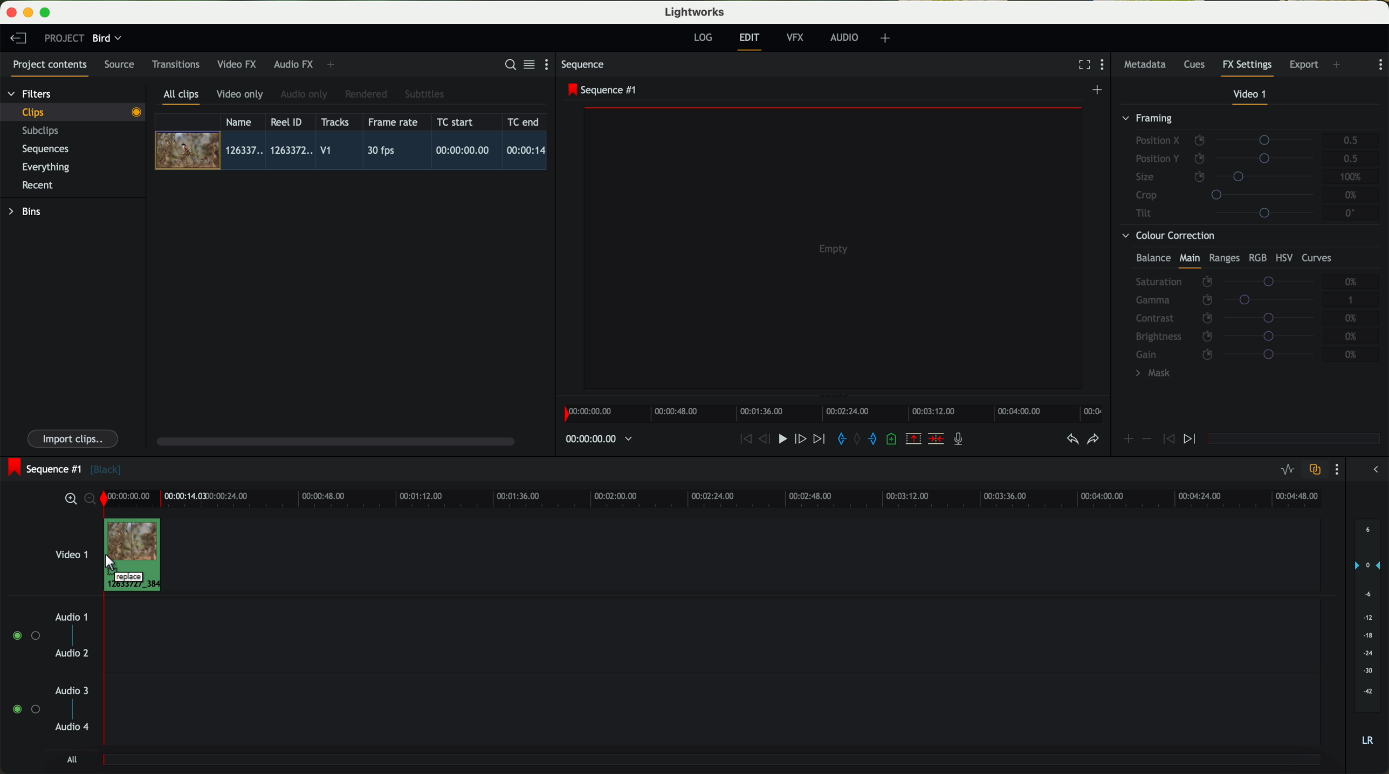 This screenshot has height=774, width=1389. I want to click on saturation, so click(1231, 282).